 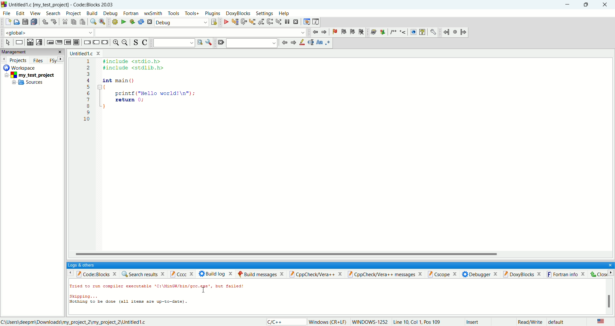 I want to click on save everything, so click(x=34, y=22).